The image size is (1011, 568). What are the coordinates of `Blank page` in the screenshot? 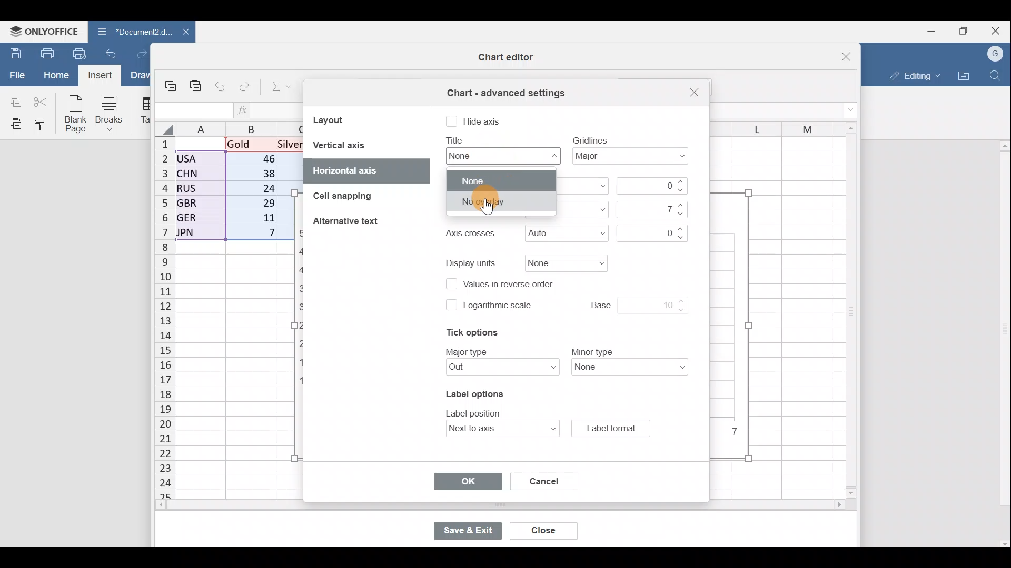 It's located at (77, 115).